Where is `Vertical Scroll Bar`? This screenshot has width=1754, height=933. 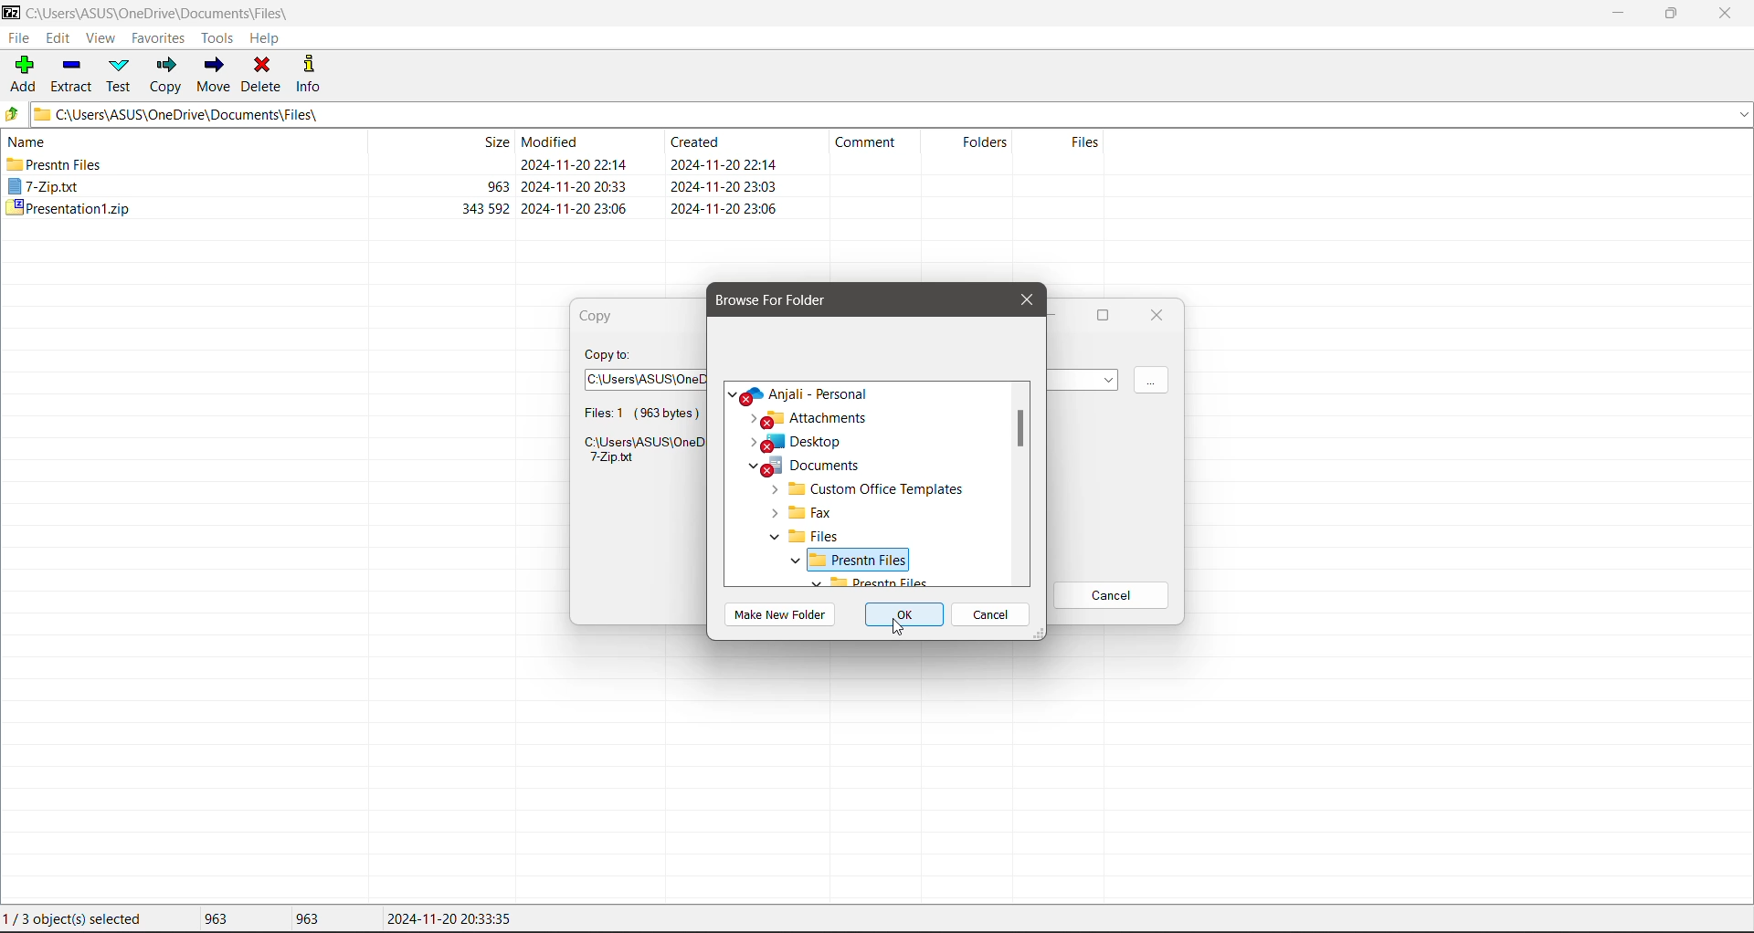 Vertical Scroll Bar is located at coordinates (1020, 485).